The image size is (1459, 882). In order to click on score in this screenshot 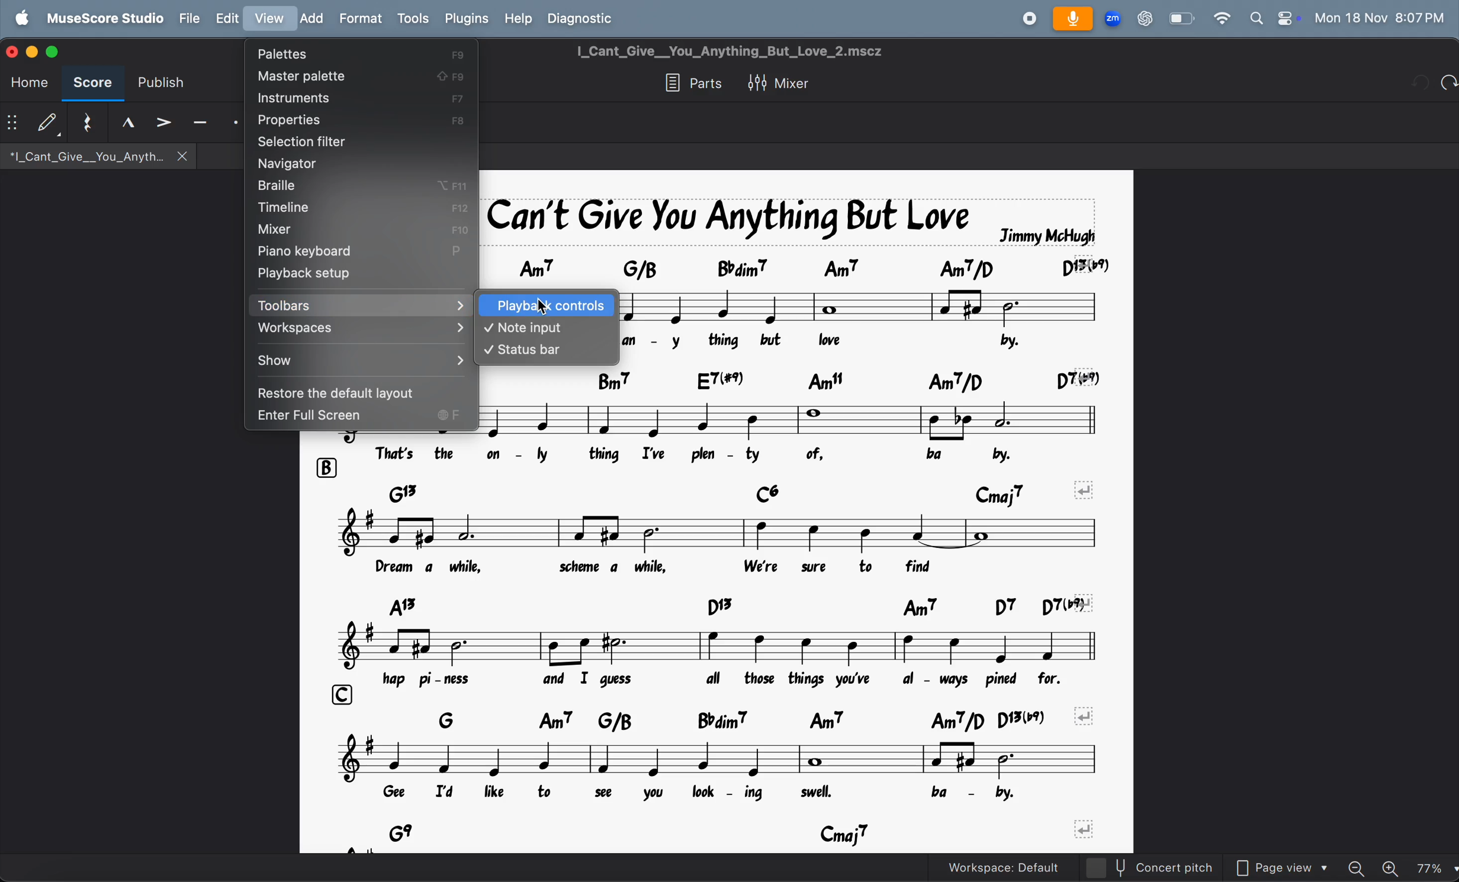, I will do `click(94, 84)`.